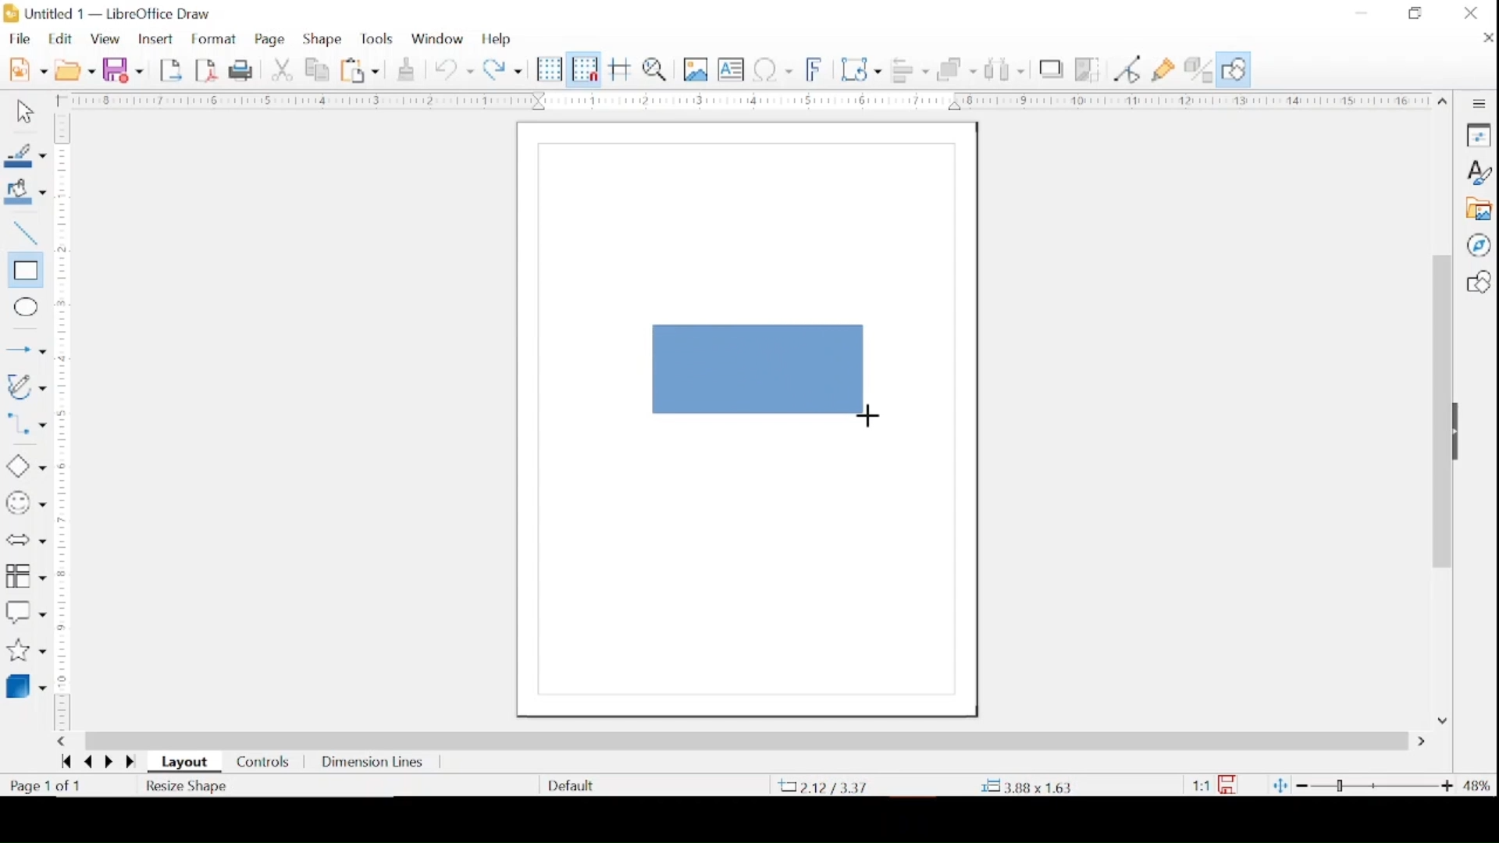  Describe the element at coordinates (1279, 785) in the screenshot. I see `fit to current window` at that location.